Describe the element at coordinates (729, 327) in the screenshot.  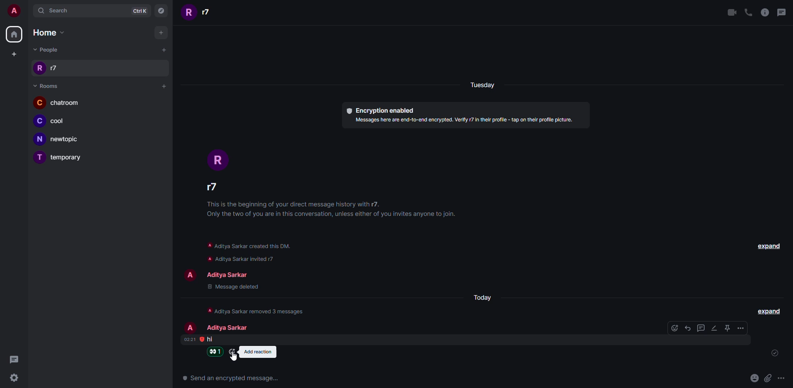
I see `pin` at that location.